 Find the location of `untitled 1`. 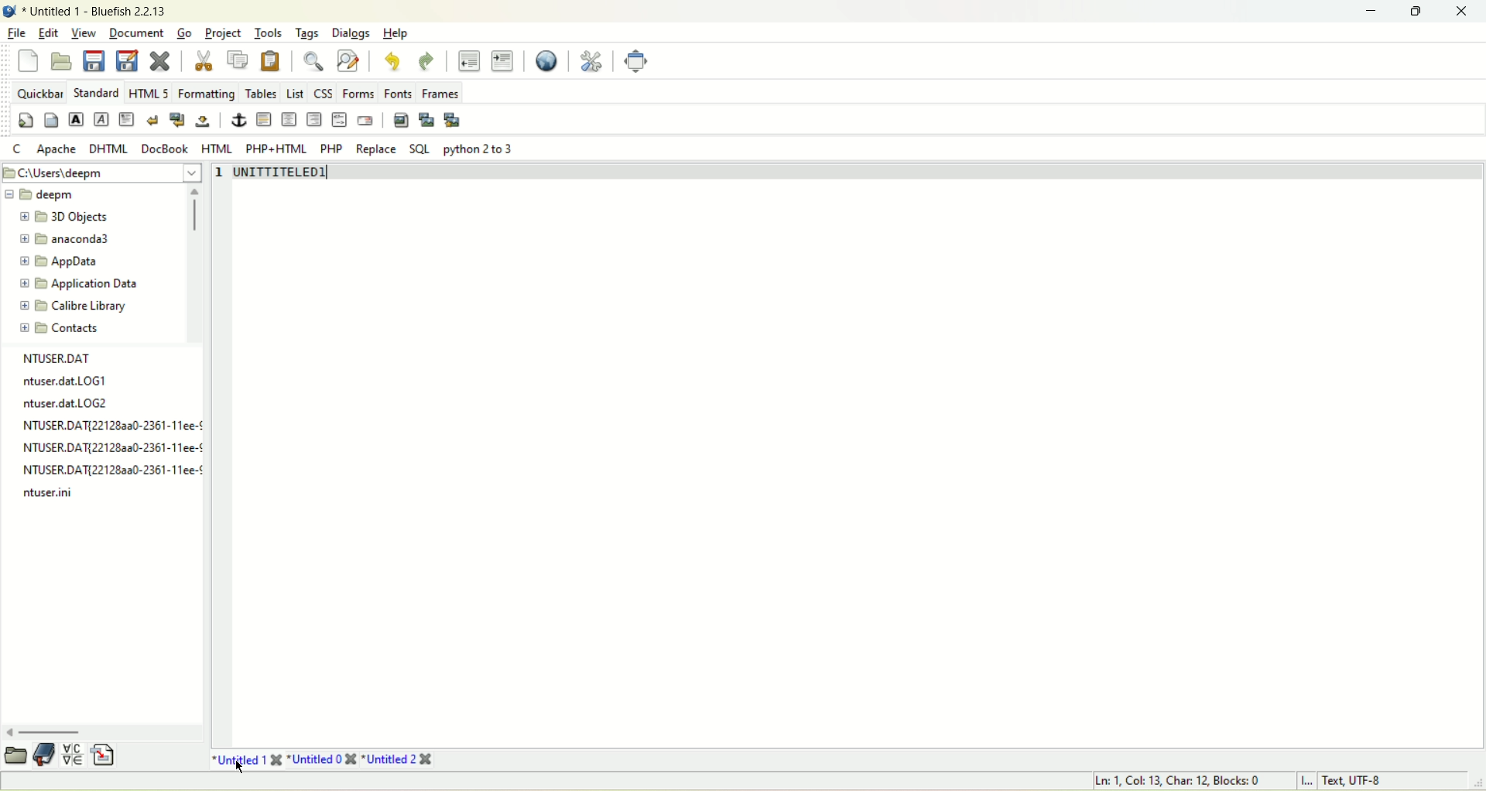

untitled 1 is located at coordinates (247, 757).